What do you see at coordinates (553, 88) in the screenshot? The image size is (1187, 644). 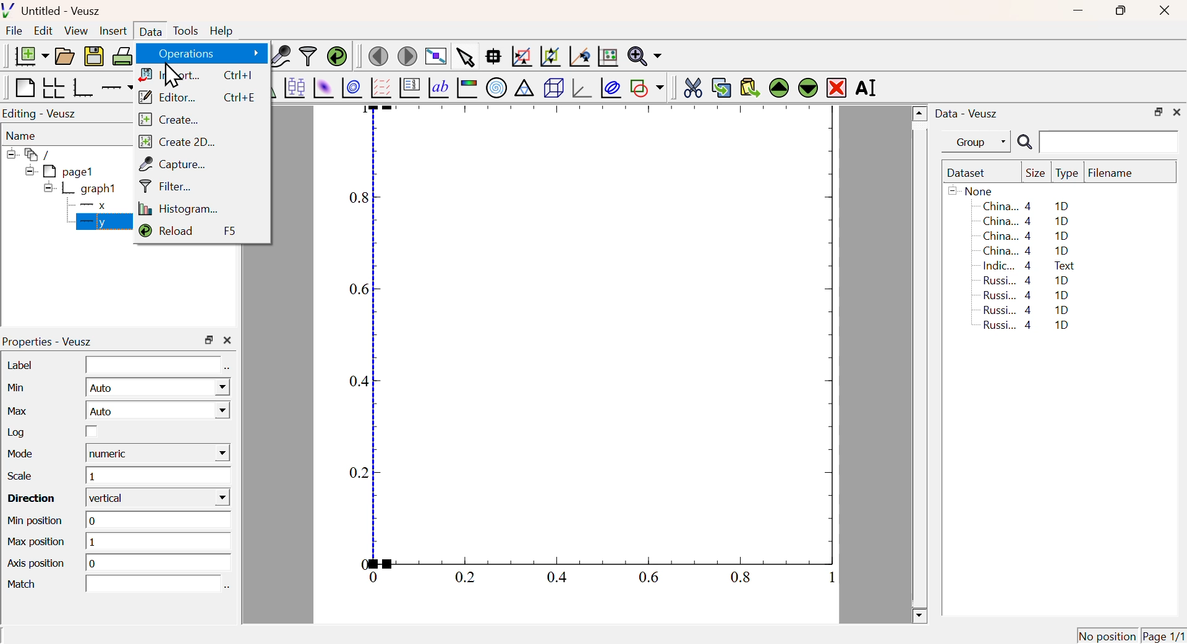 I see `3D Scene` at bounding box center [553, 88].